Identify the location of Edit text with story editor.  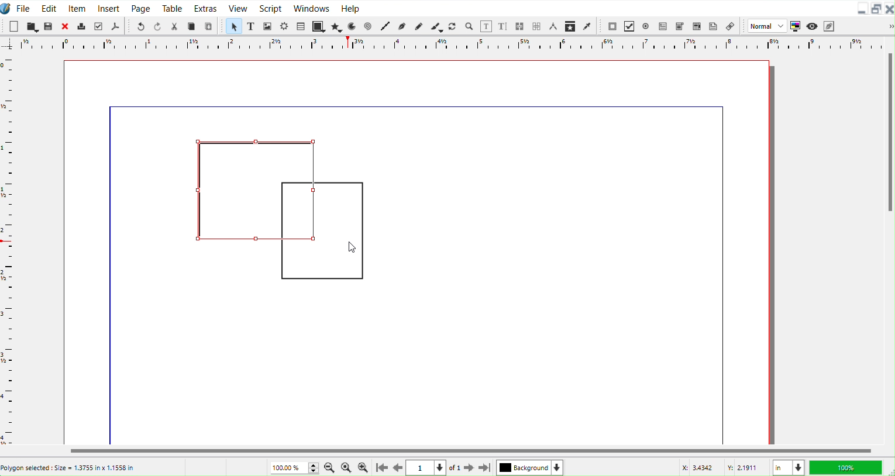
(504, 26).